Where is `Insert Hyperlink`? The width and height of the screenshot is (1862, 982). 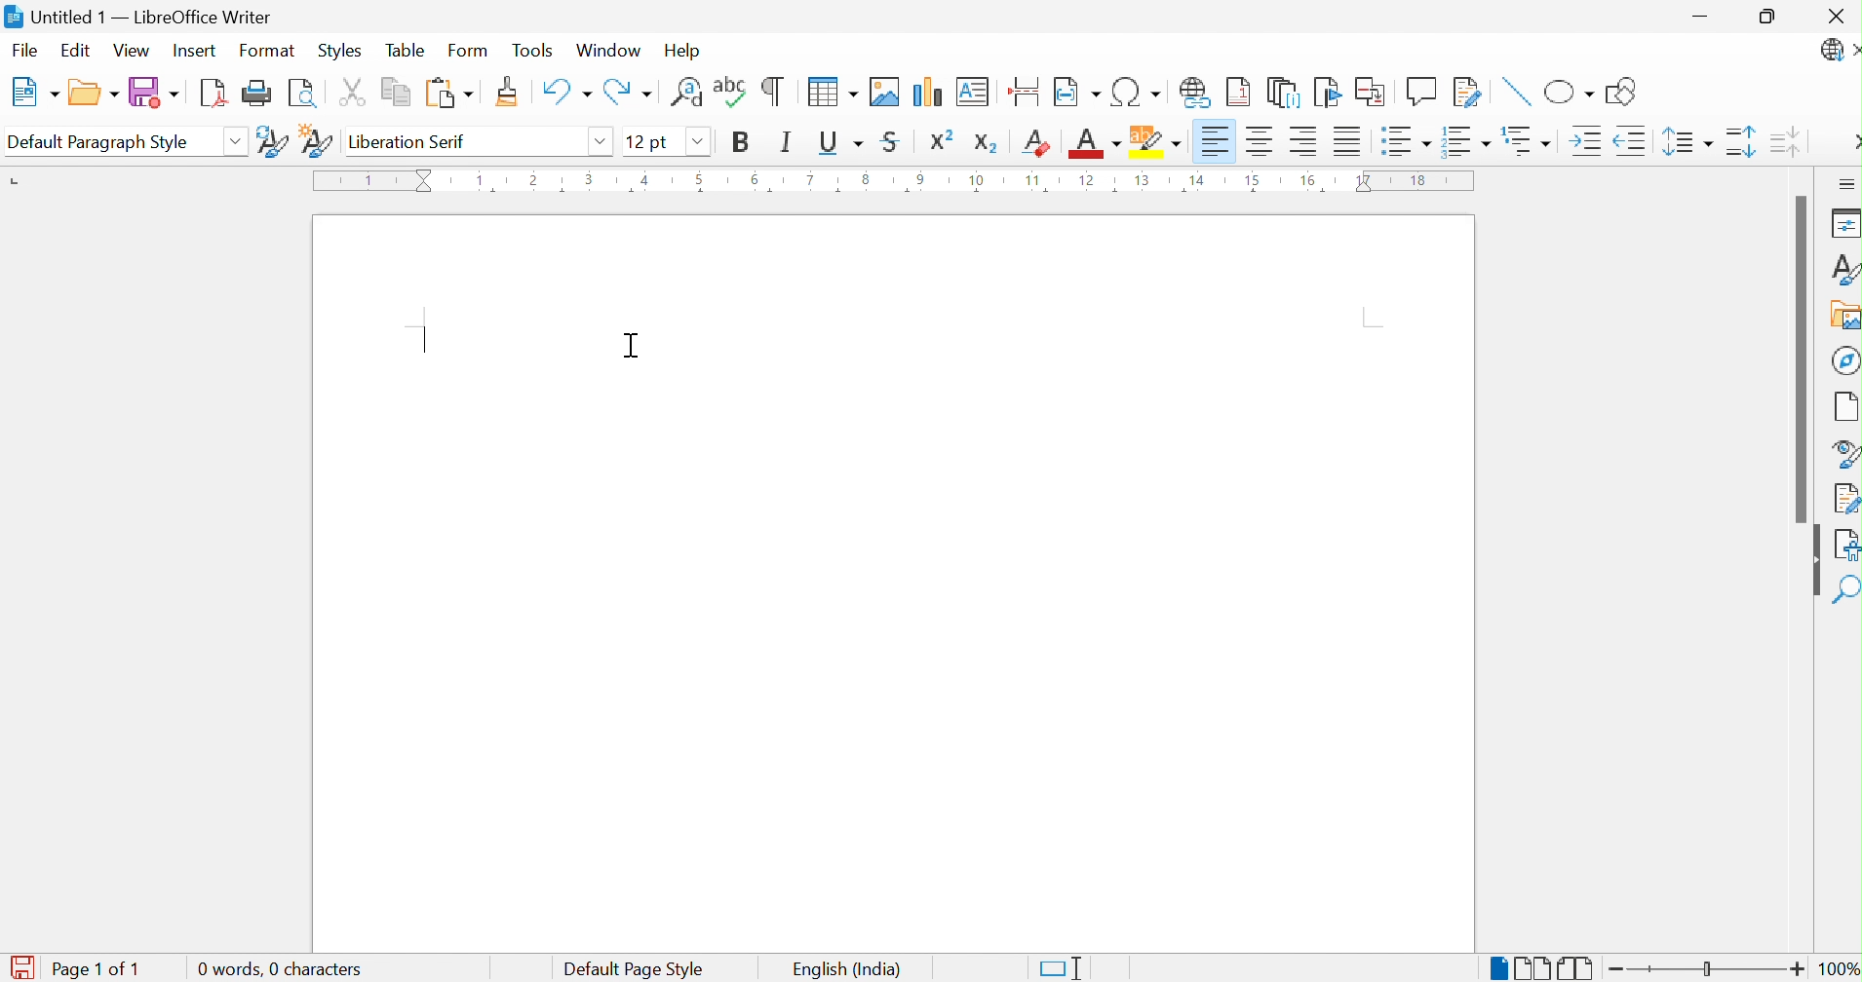
Insert Hyperlink is located at coordinates (1195, 94).